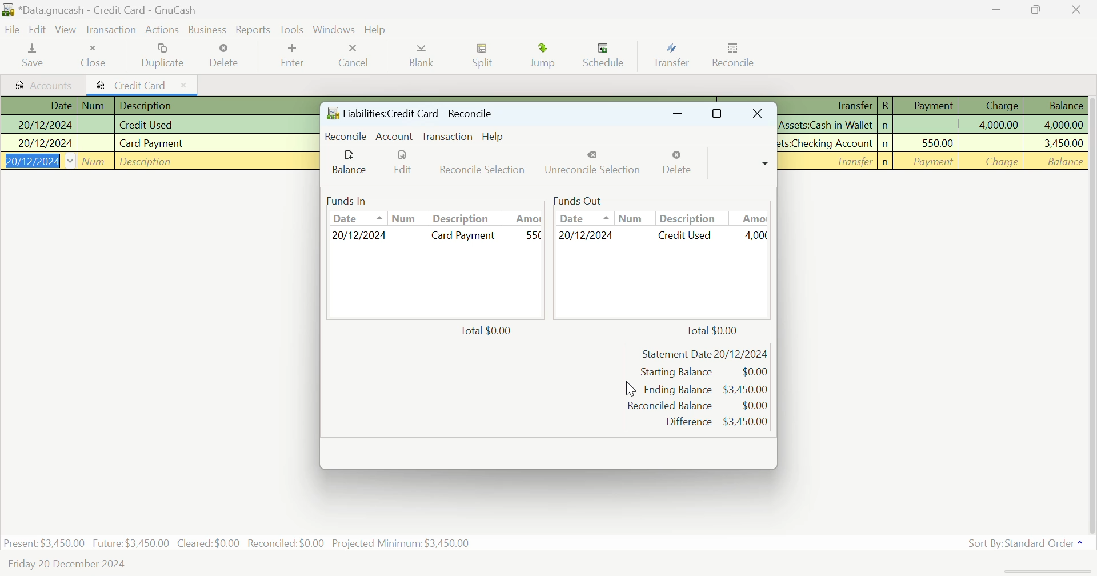 The height and width of the screenshot is (576, 1097). Describe the element at coordinates (290, 57) in the screenshot. I see `Enter` at that location.